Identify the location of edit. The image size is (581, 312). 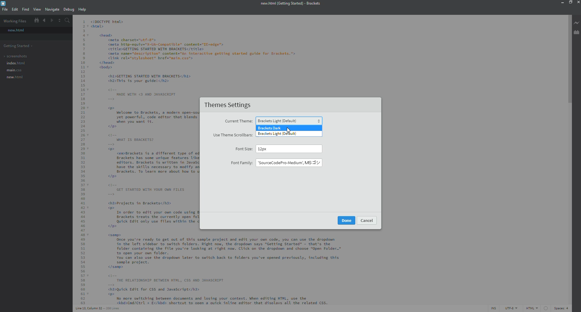
(15, 9).